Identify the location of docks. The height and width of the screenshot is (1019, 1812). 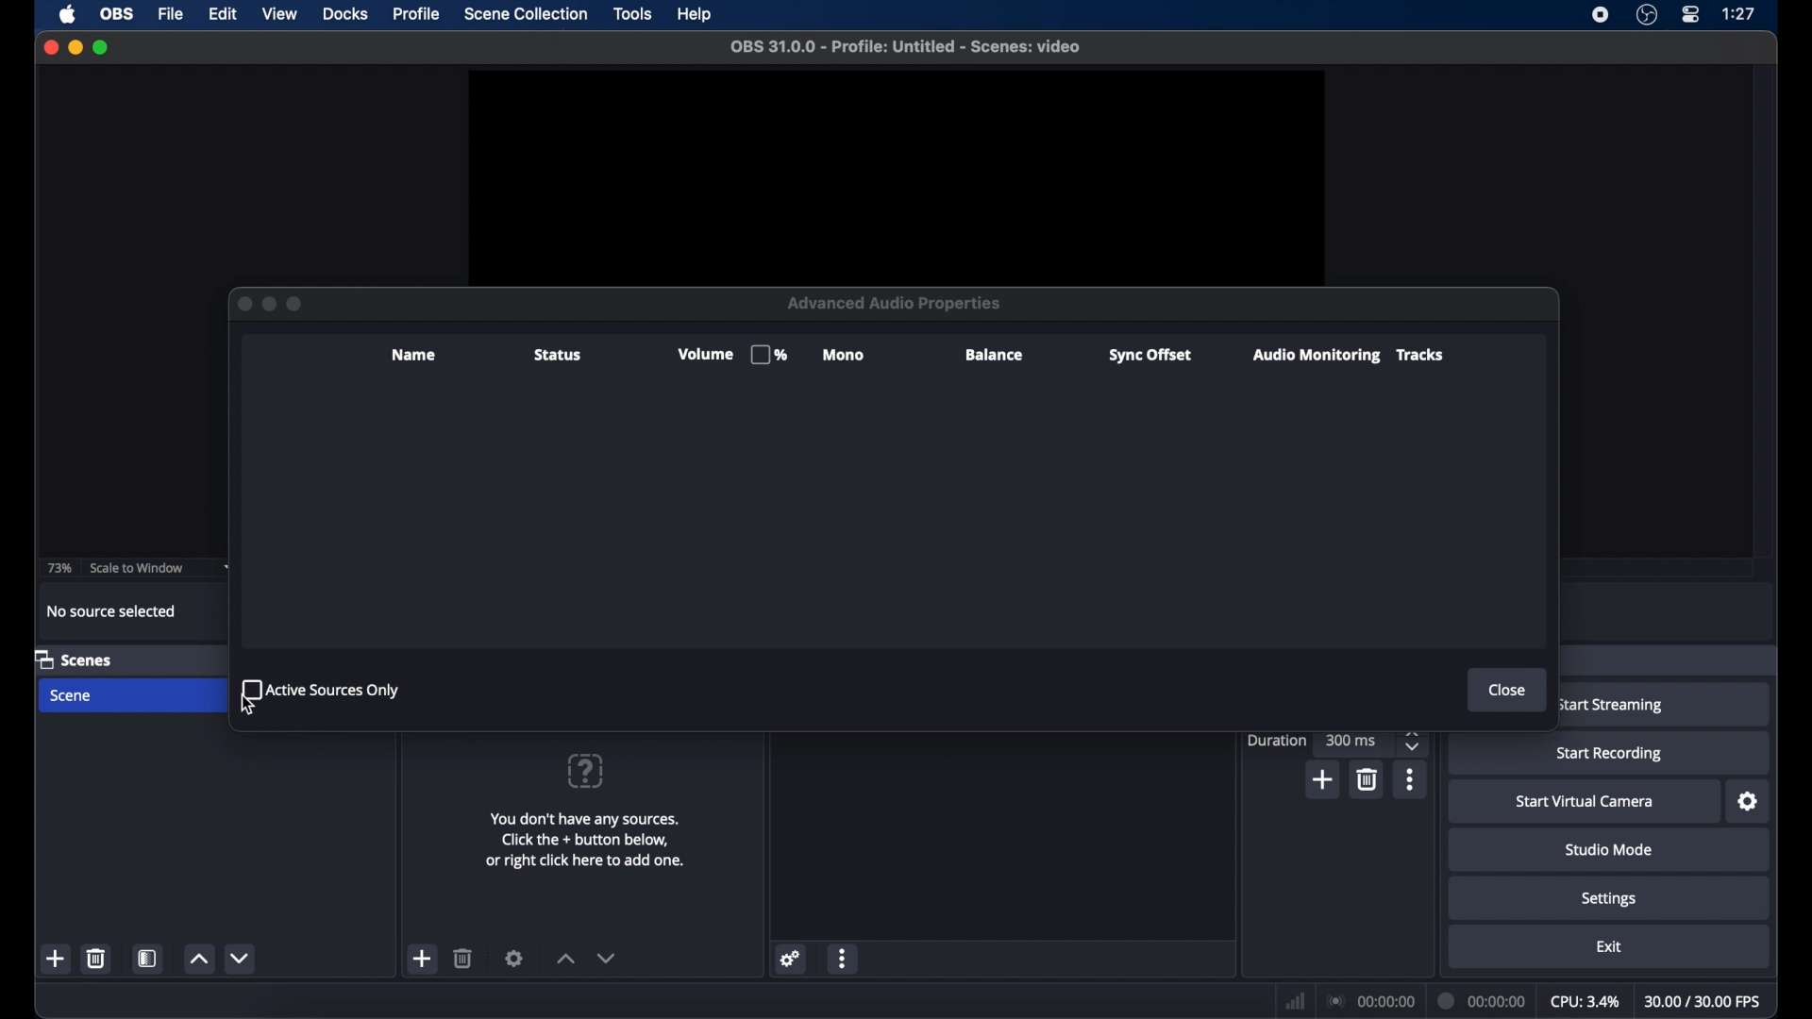
(345, 14).